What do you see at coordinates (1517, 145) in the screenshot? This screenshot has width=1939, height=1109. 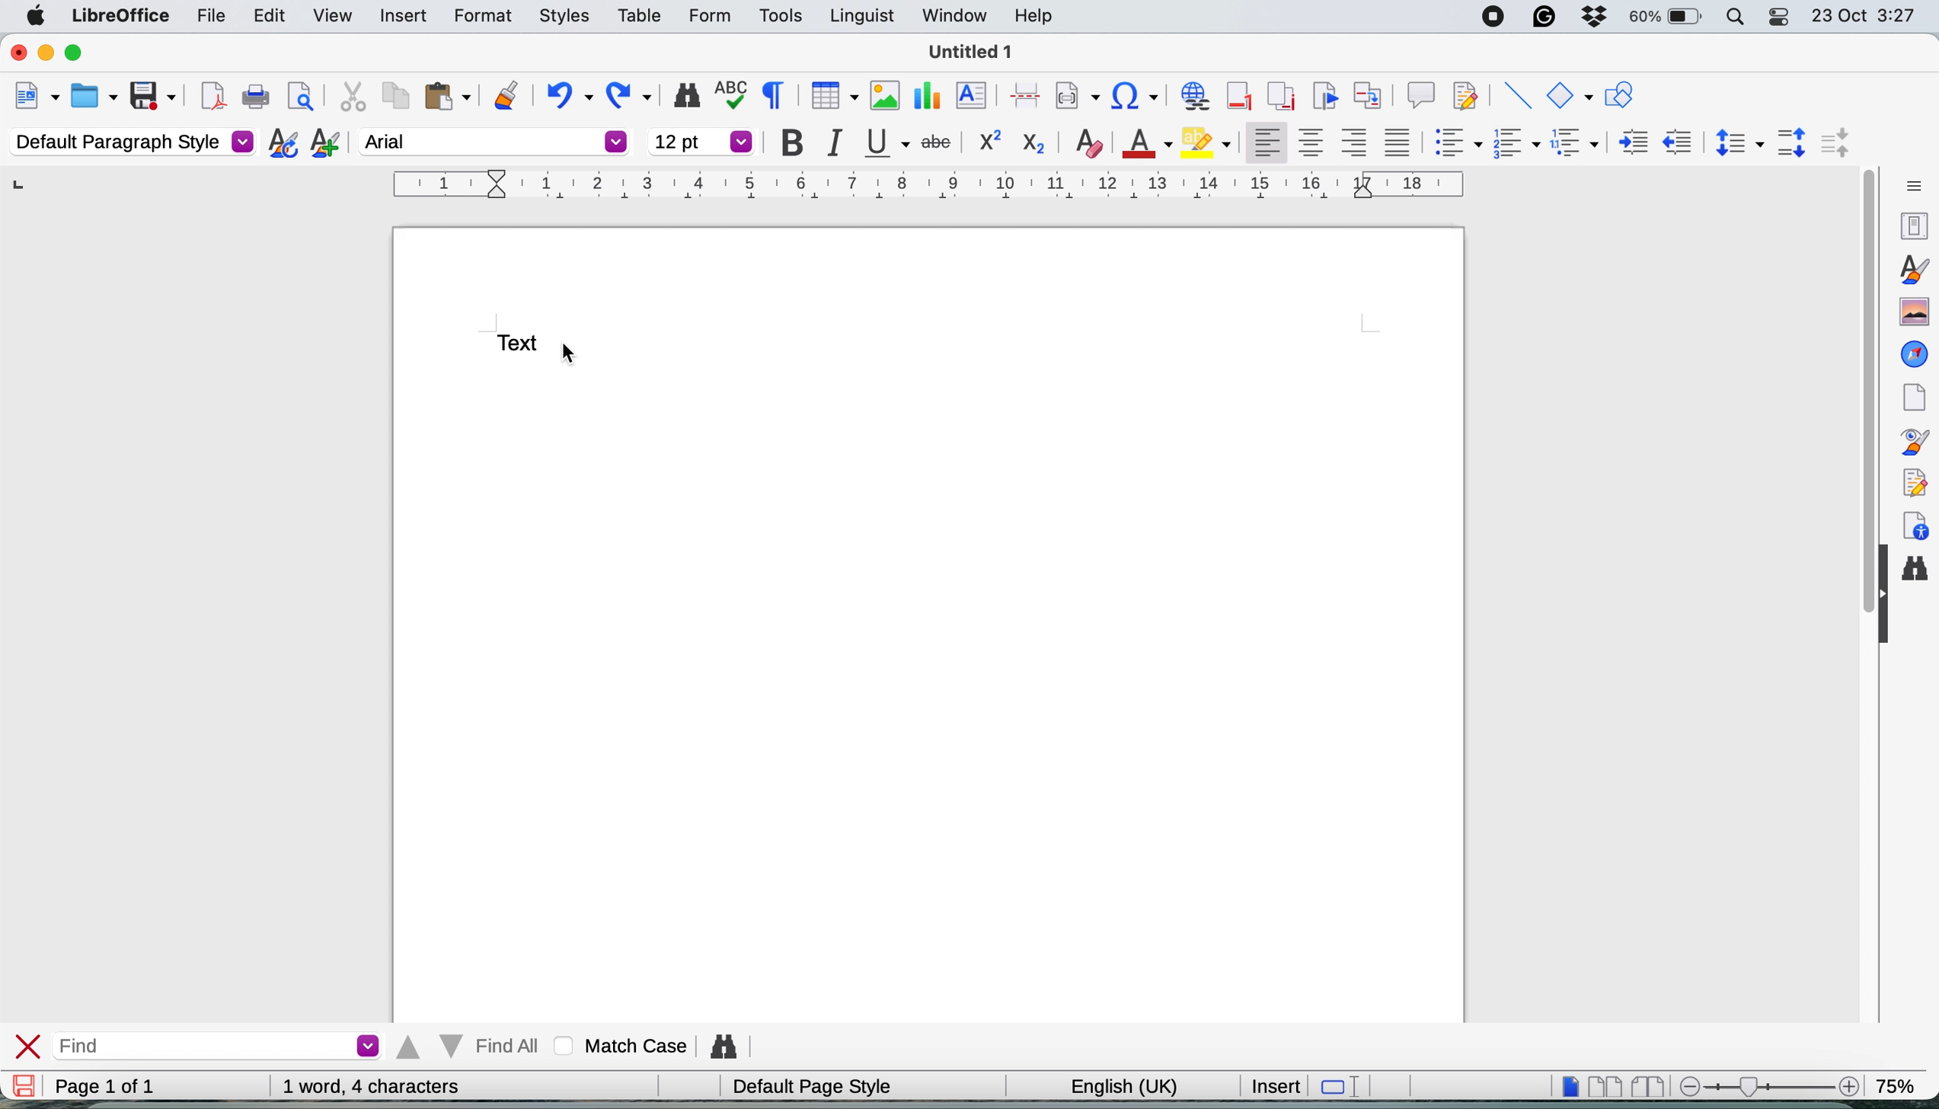 I see `toggle ordered list` at bounding box center [1517, 145].